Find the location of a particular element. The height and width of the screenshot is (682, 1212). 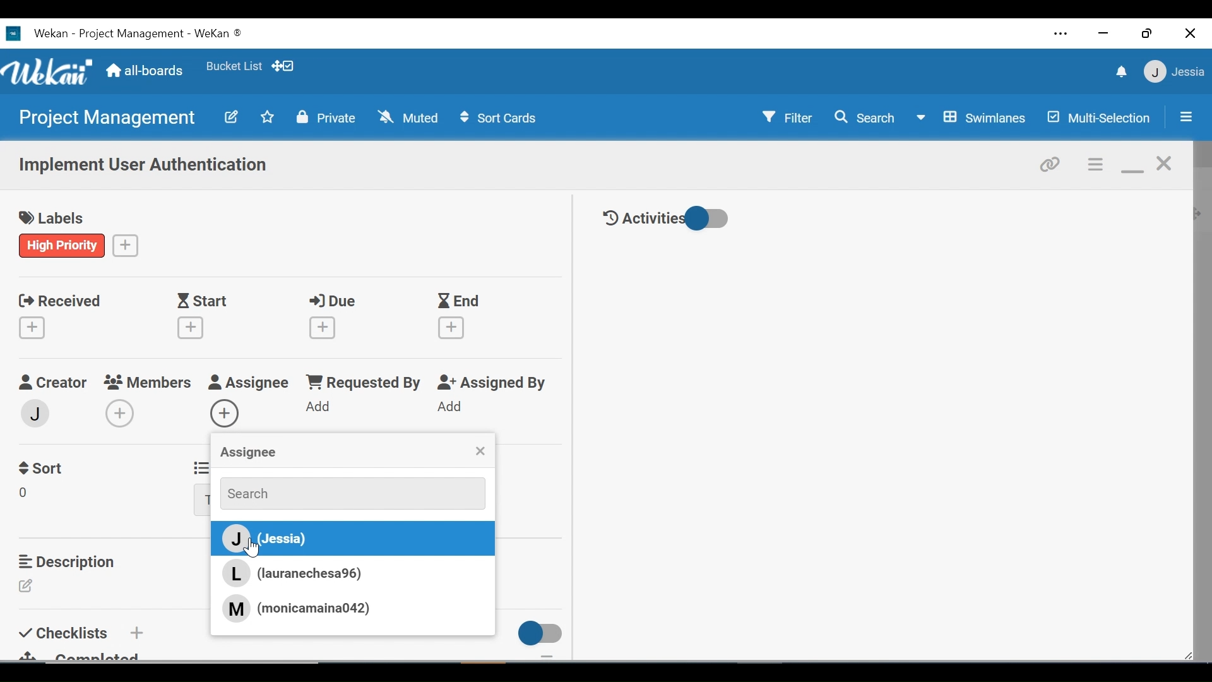

Cursor is located at coordinates (257, 549).